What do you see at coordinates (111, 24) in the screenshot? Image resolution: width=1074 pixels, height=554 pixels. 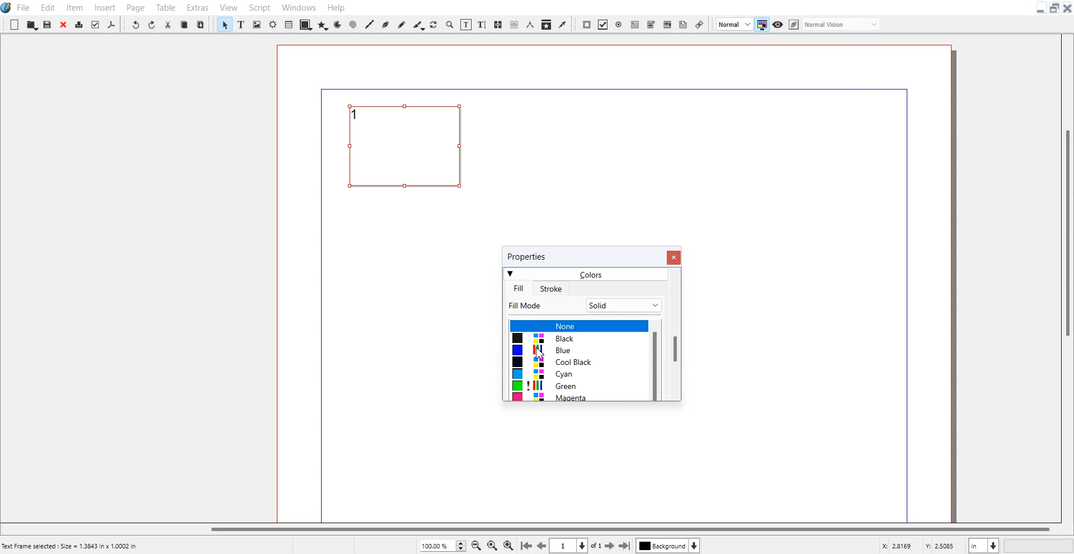 I see `Save as PDF` at bounding box center [111, 24].